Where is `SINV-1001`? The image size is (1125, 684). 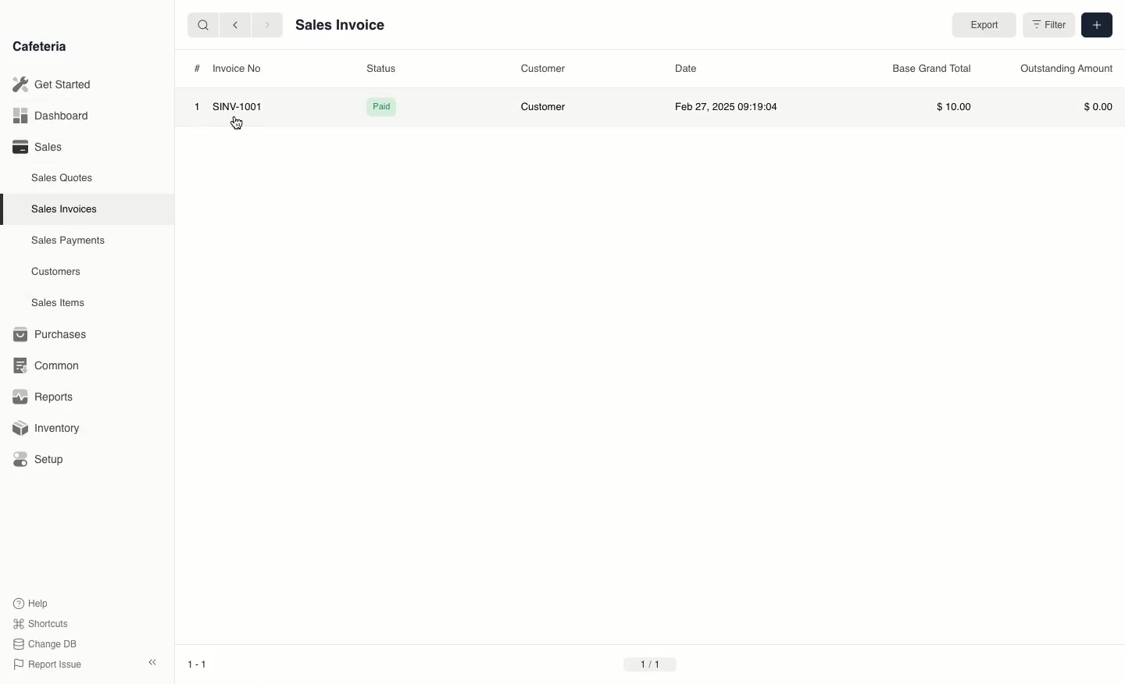 SINV-1001 is located at coordinates (237, 105).